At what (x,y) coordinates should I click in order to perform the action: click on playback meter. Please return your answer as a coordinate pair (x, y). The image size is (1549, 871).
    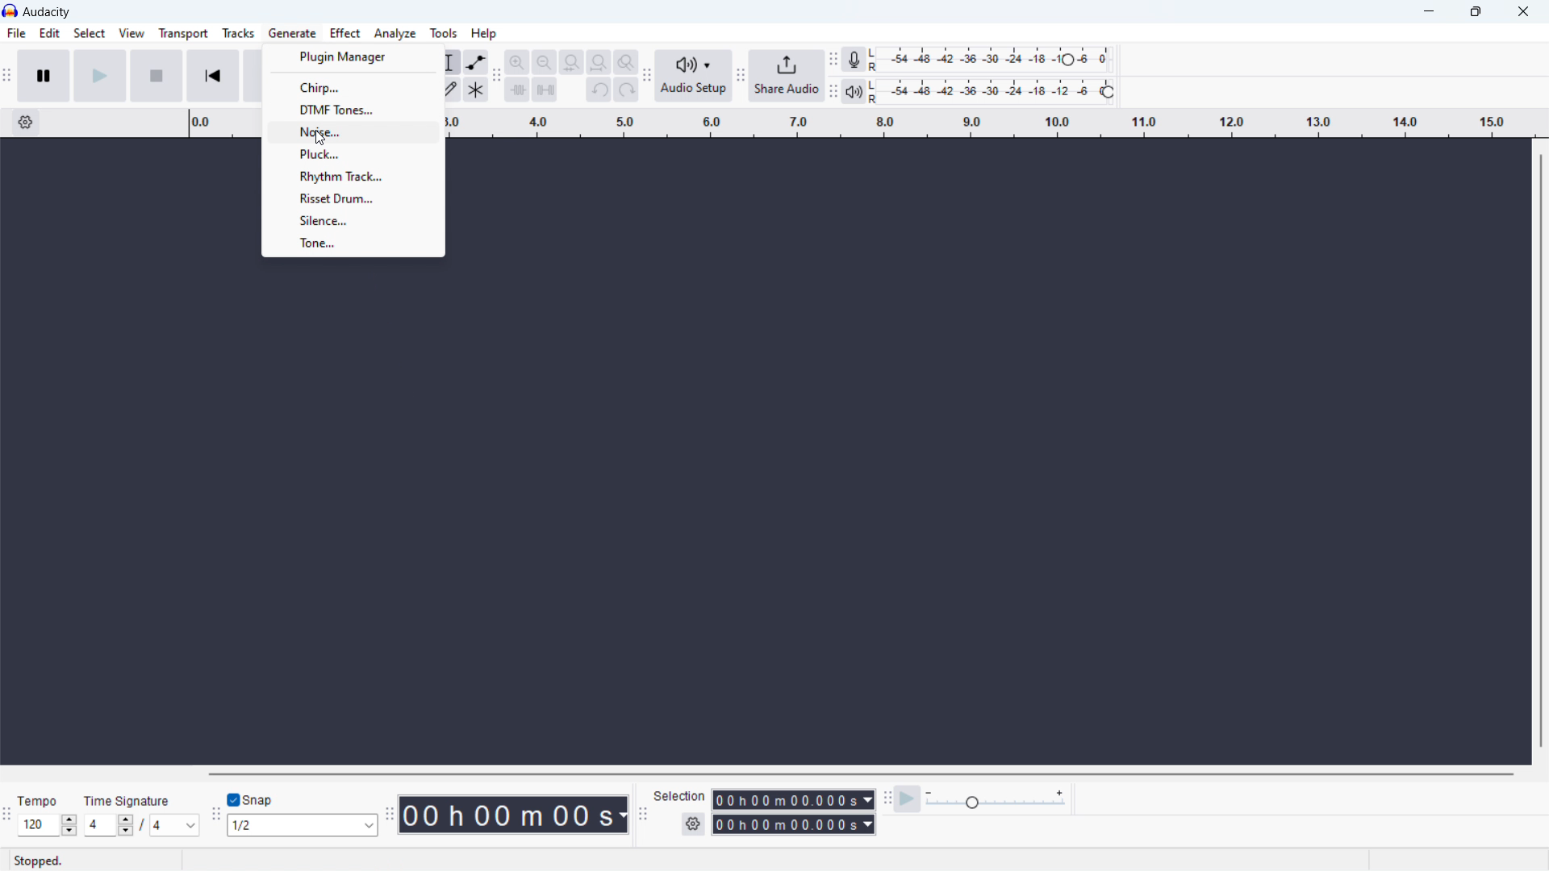
    Looking at the image, I should click on (855, 92).